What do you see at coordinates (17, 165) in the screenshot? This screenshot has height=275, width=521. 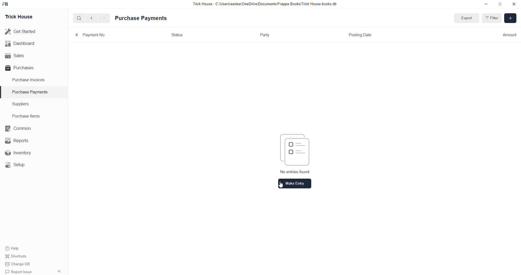 I see `«© Setup` at bounding box center [17, 165].